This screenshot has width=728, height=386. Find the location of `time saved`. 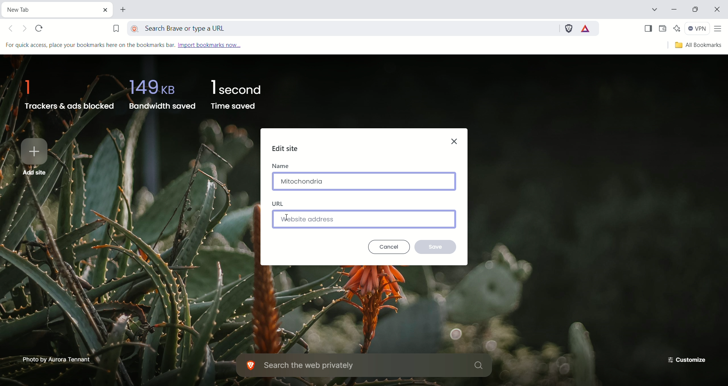

time saved is located at coordinates (238, 95).